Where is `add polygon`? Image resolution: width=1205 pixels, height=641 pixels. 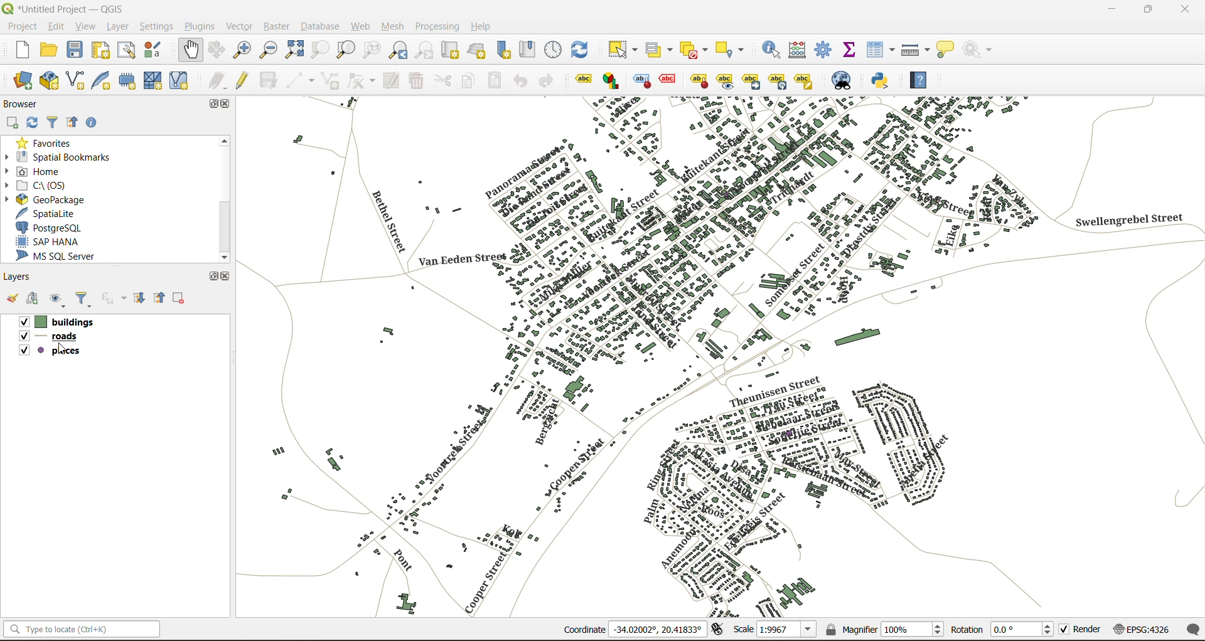
add polygon is located at coordinates (333, 82).